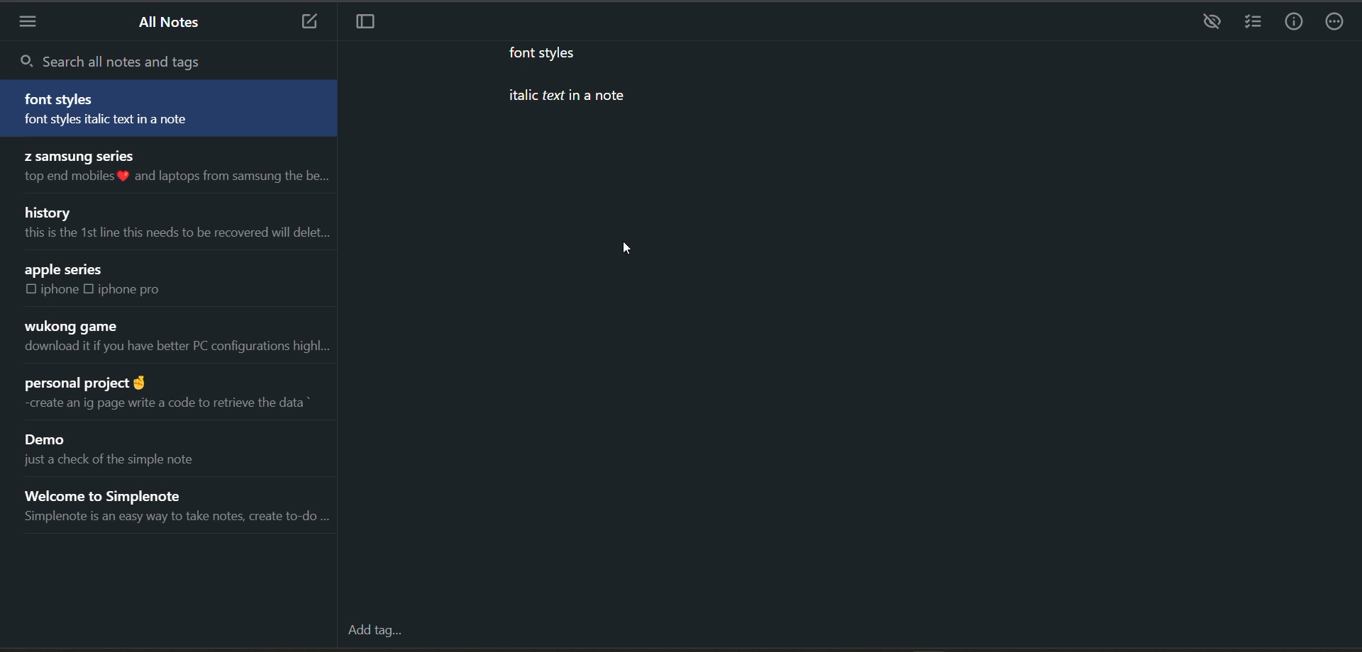 Image resolution: width=1362 pixels, height=652 pixels. What do you see at coordinates (550, 52) in the screenshot?
I see `font styles` at bounding box center [550, 52].